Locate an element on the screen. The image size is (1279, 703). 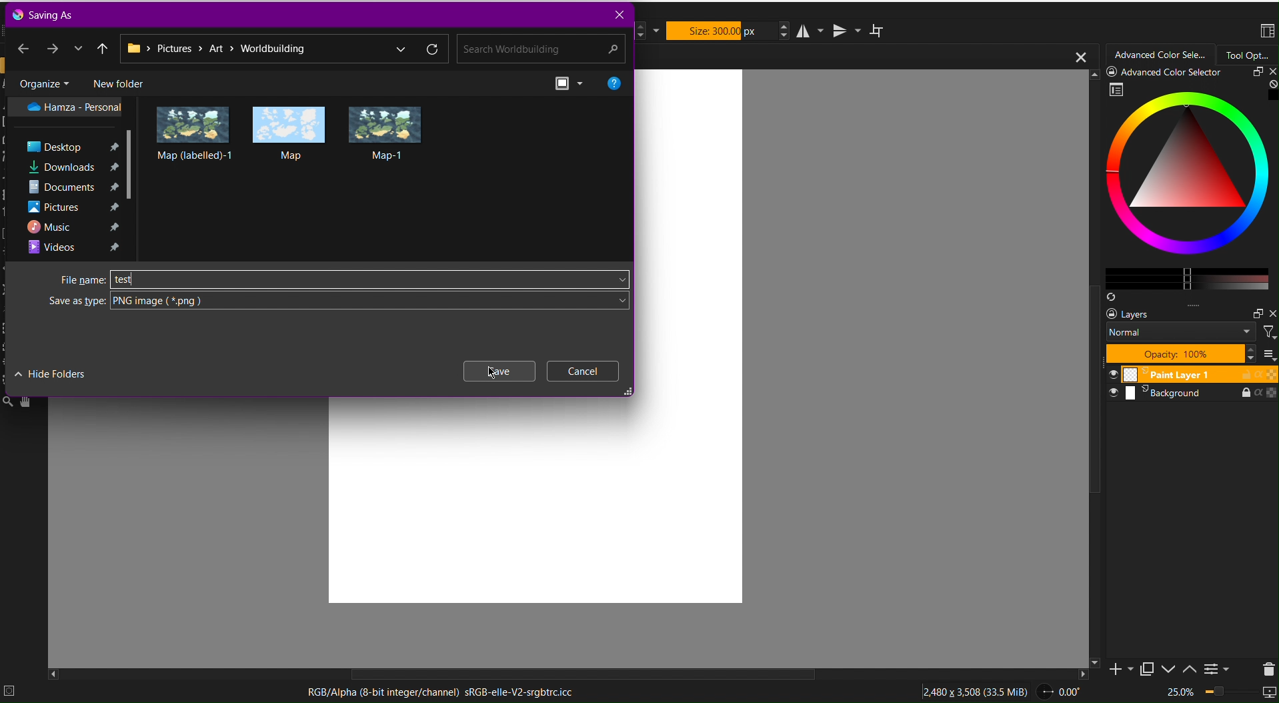
Tool Options is located at coordinates (1248, 55).